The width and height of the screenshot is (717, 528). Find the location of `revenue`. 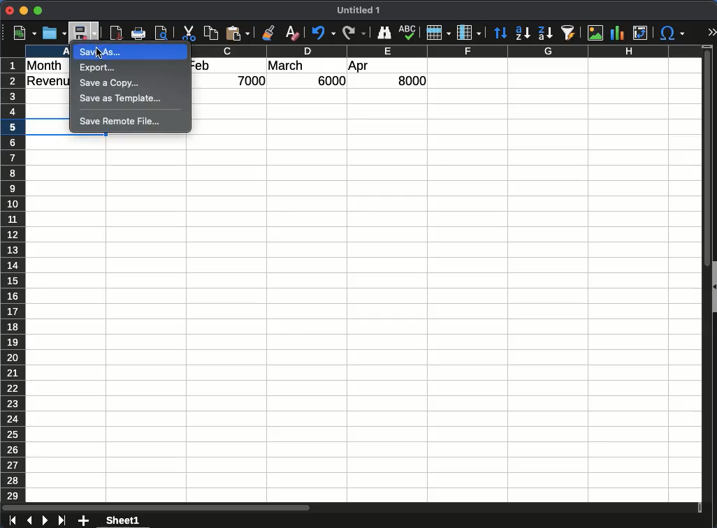

revenue is located at coordinates (48, 81).